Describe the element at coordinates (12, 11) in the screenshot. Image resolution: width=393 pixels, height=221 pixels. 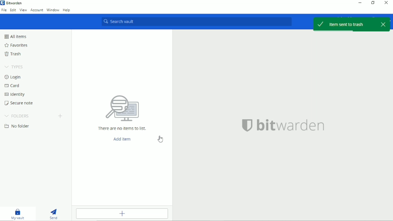
I see `Edit` at that location.